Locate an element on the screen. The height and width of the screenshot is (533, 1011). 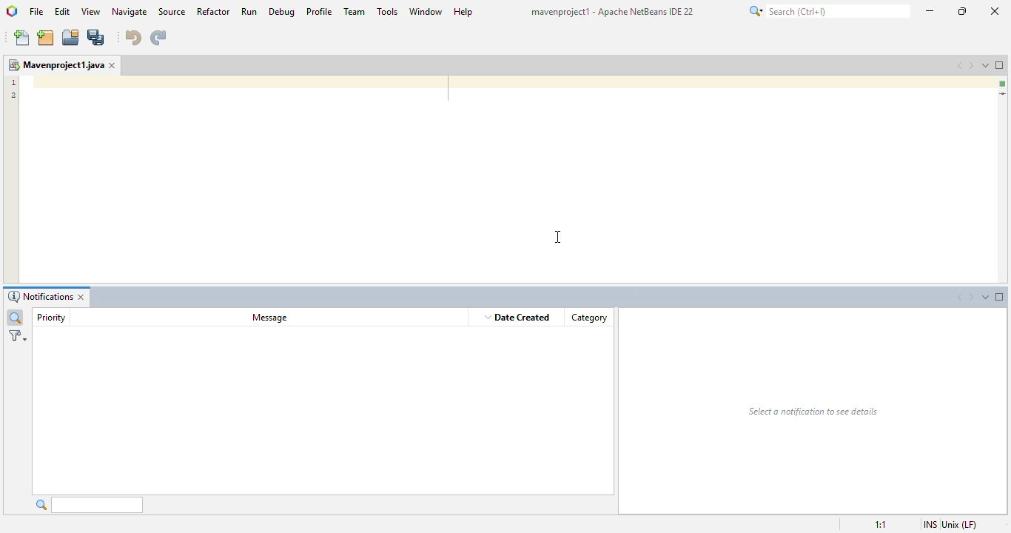
open project is located at coordinates (71, 37).